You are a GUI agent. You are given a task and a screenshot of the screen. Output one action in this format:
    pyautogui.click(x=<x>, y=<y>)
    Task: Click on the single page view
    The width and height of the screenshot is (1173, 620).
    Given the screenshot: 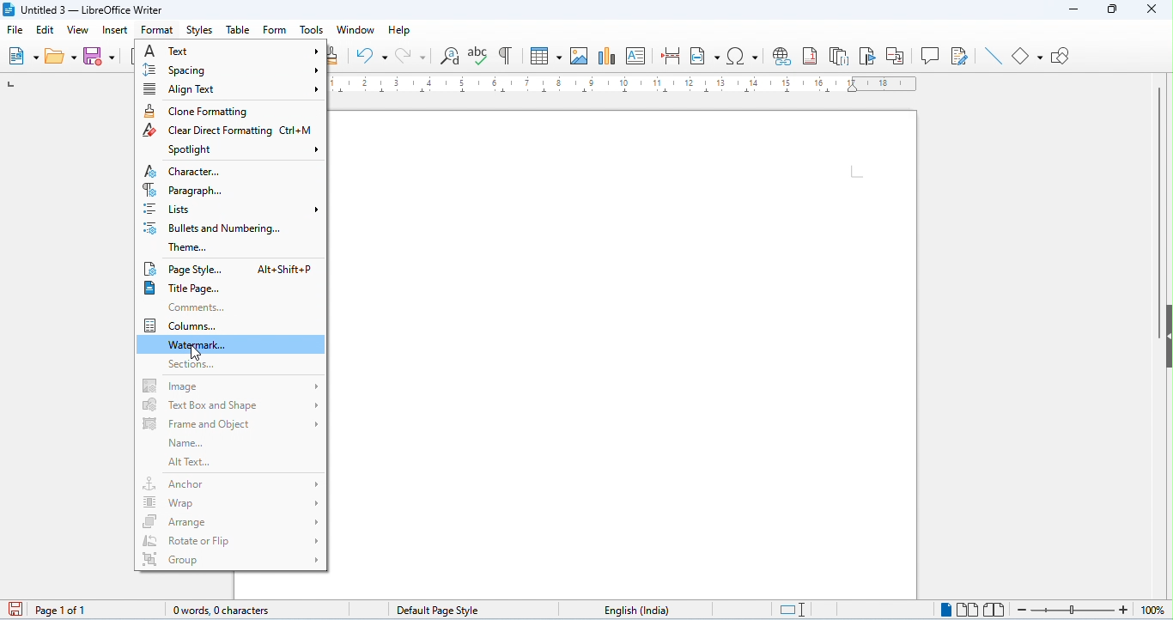 What is the action you would take?
    pyautogui.click(x=945, y=610)
    